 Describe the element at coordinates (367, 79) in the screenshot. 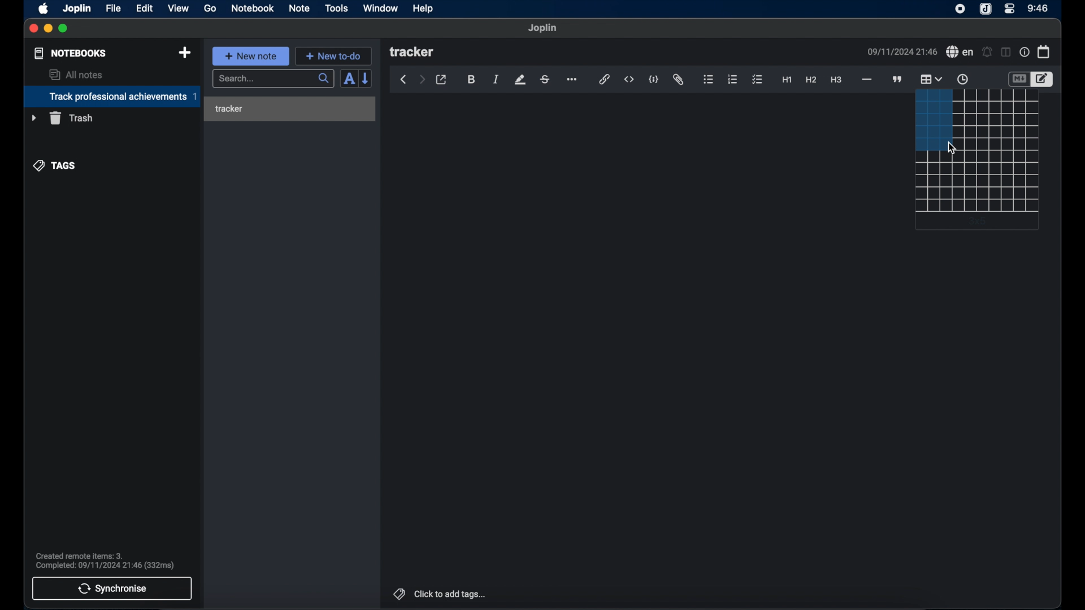

I see `reverse sort order` at that location.